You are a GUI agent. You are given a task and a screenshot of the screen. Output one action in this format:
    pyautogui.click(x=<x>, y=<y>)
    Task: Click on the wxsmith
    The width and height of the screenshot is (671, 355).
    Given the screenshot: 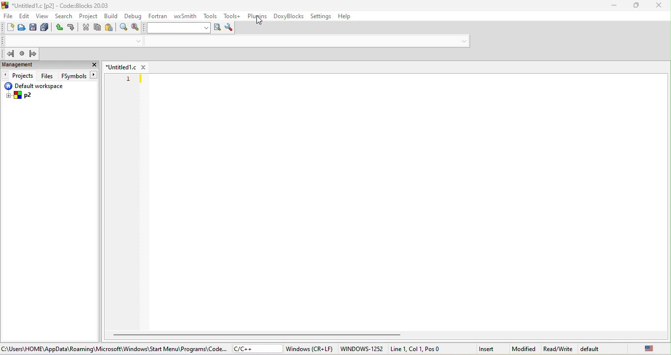 What is the action you would take?
    pyautogui.click(x=185, y=17)
    